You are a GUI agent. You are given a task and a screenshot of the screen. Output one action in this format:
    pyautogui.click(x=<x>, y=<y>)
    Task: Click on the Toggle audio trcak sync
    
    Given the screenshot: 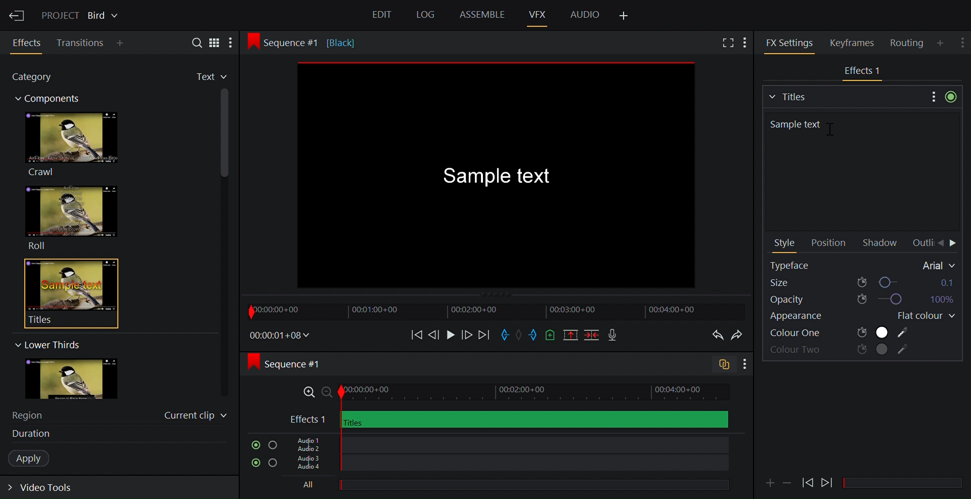 What is the action you would take?
    pyautogui.click(x=720, y=366)
    